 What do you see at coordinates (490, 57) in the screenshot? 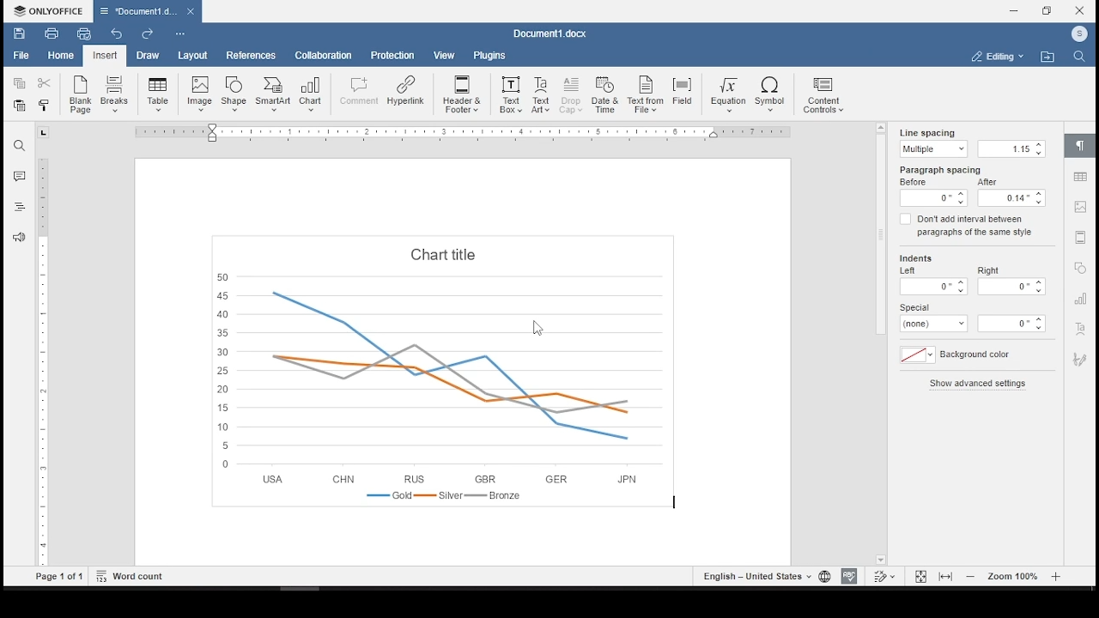
I see `plugins` at bounding box center [490, 57].